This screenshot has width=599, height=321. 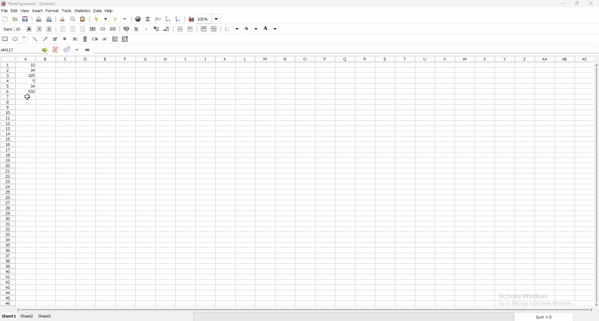 What do you see at coordinates (28, 86) in the screenshot?
I see `34` at bounding box center [28, 86].